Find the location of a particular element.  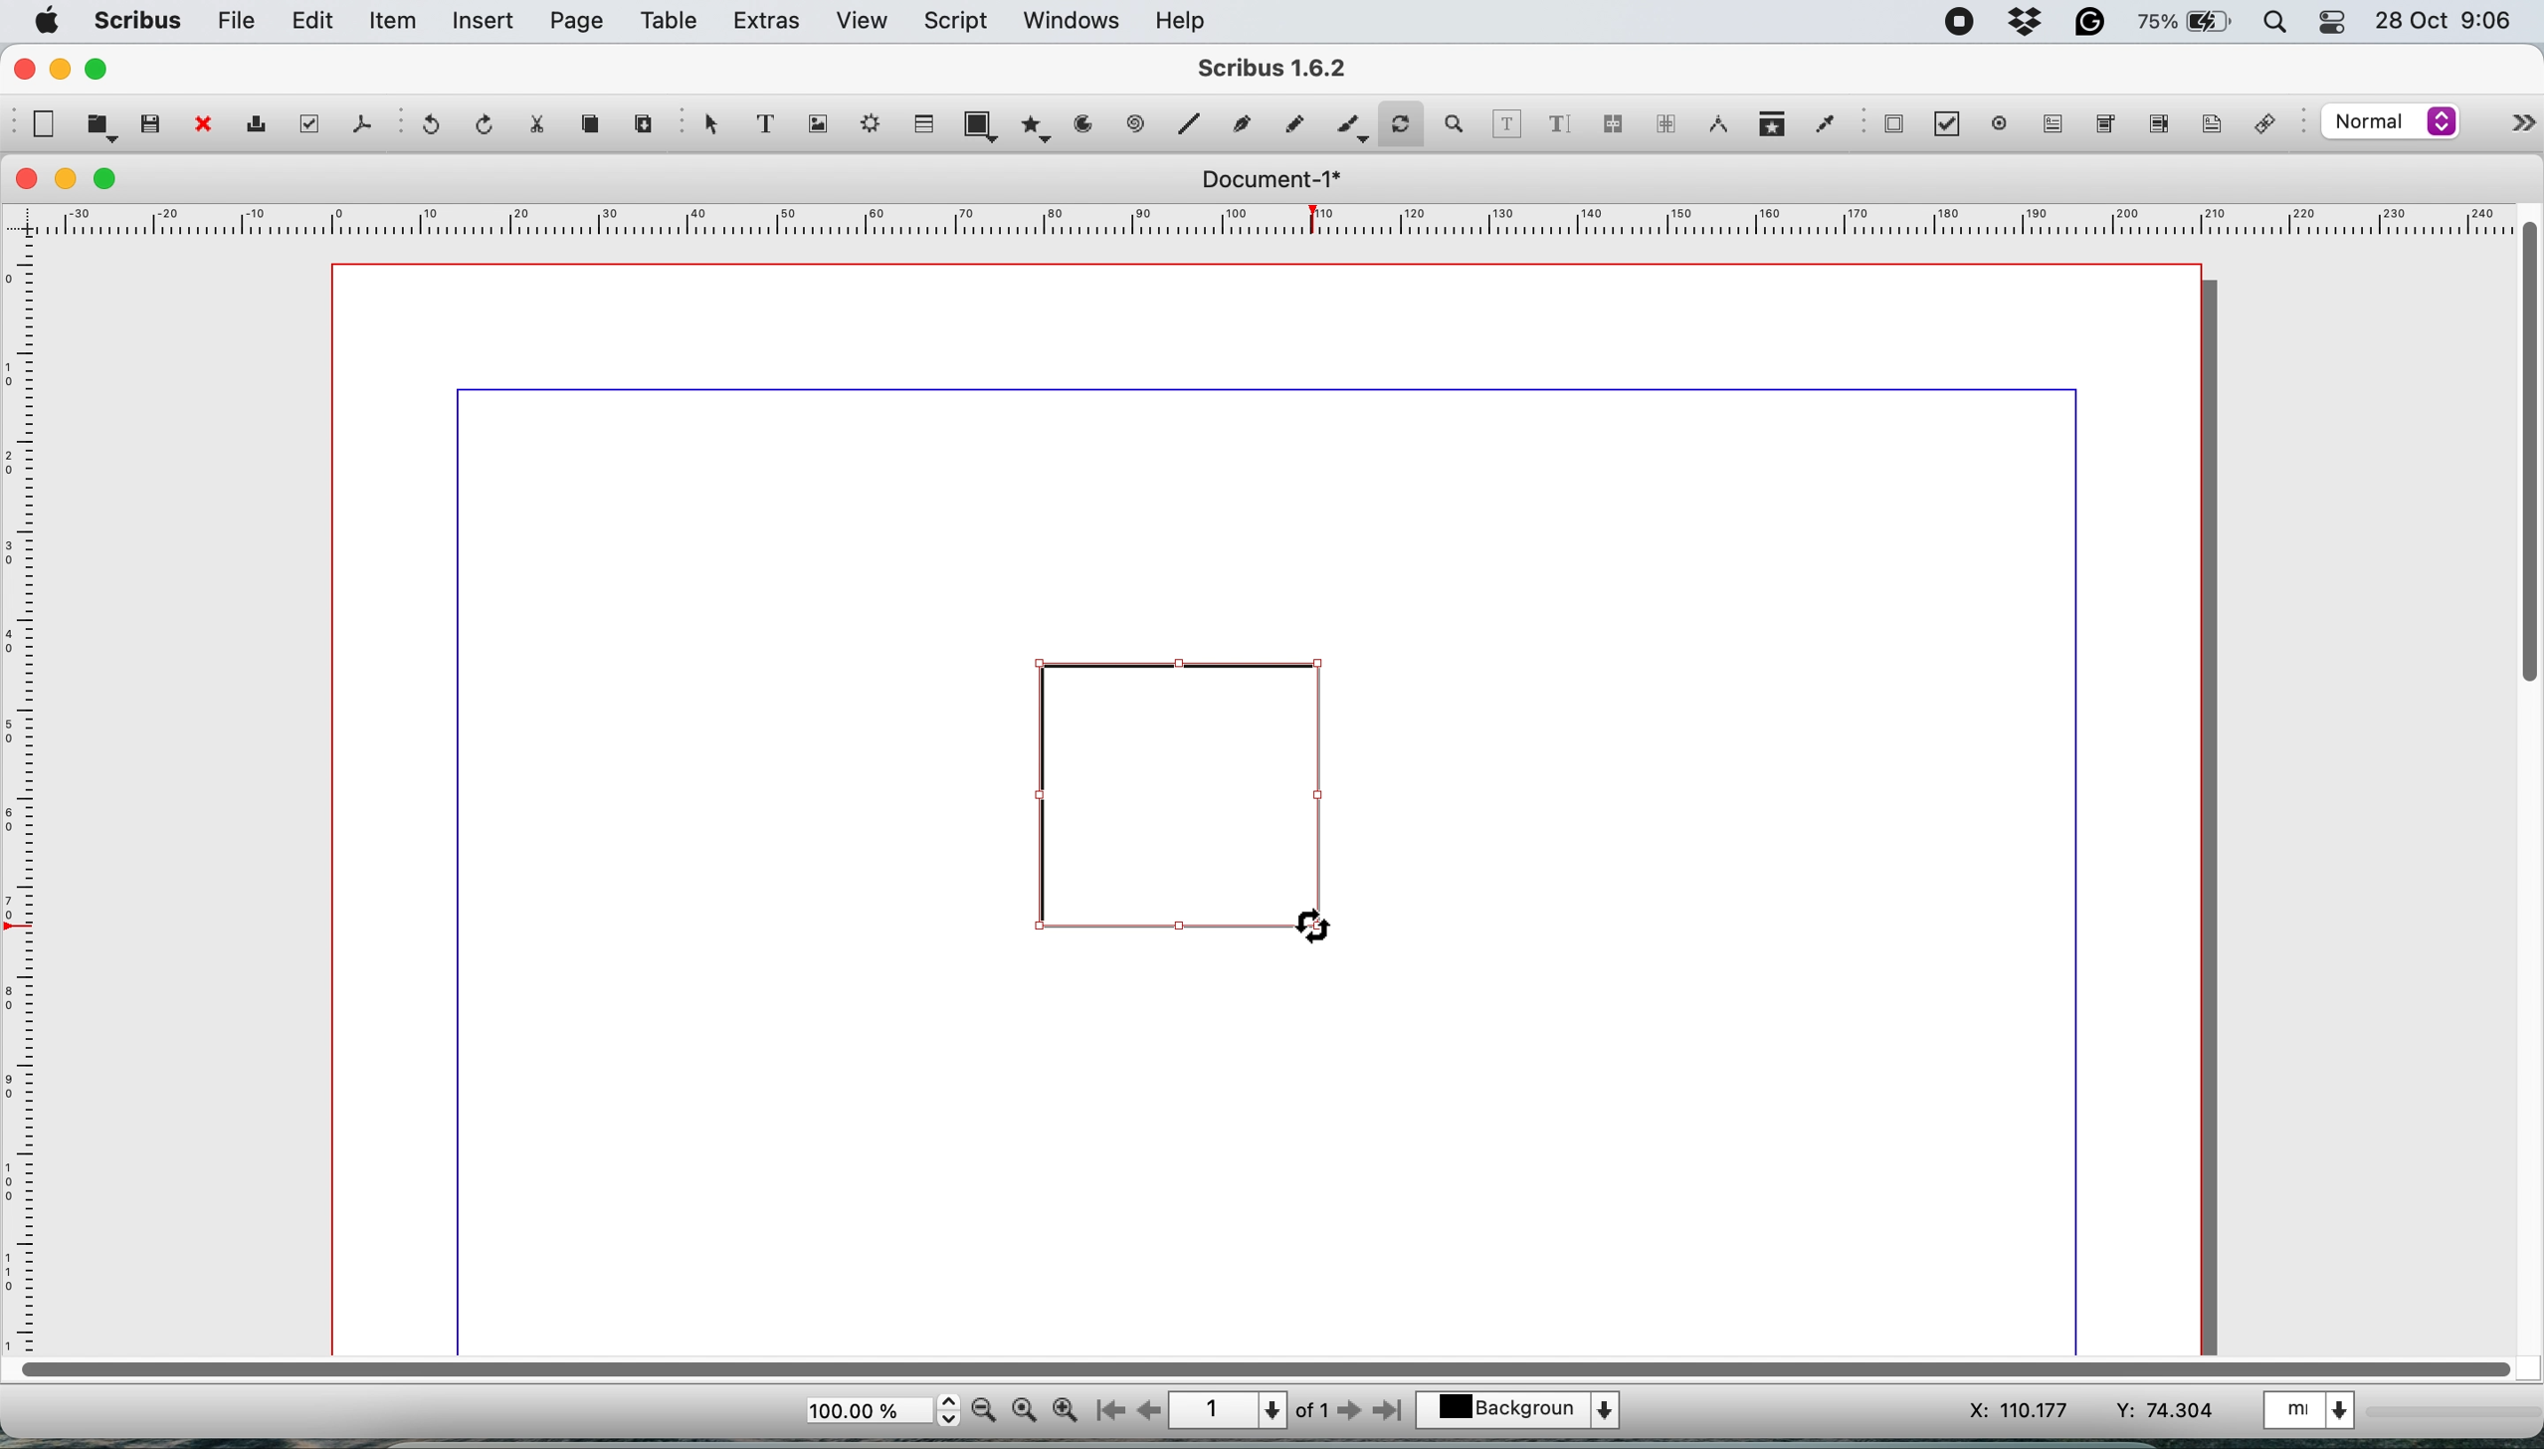

insert is located at coordinates (487, 22).